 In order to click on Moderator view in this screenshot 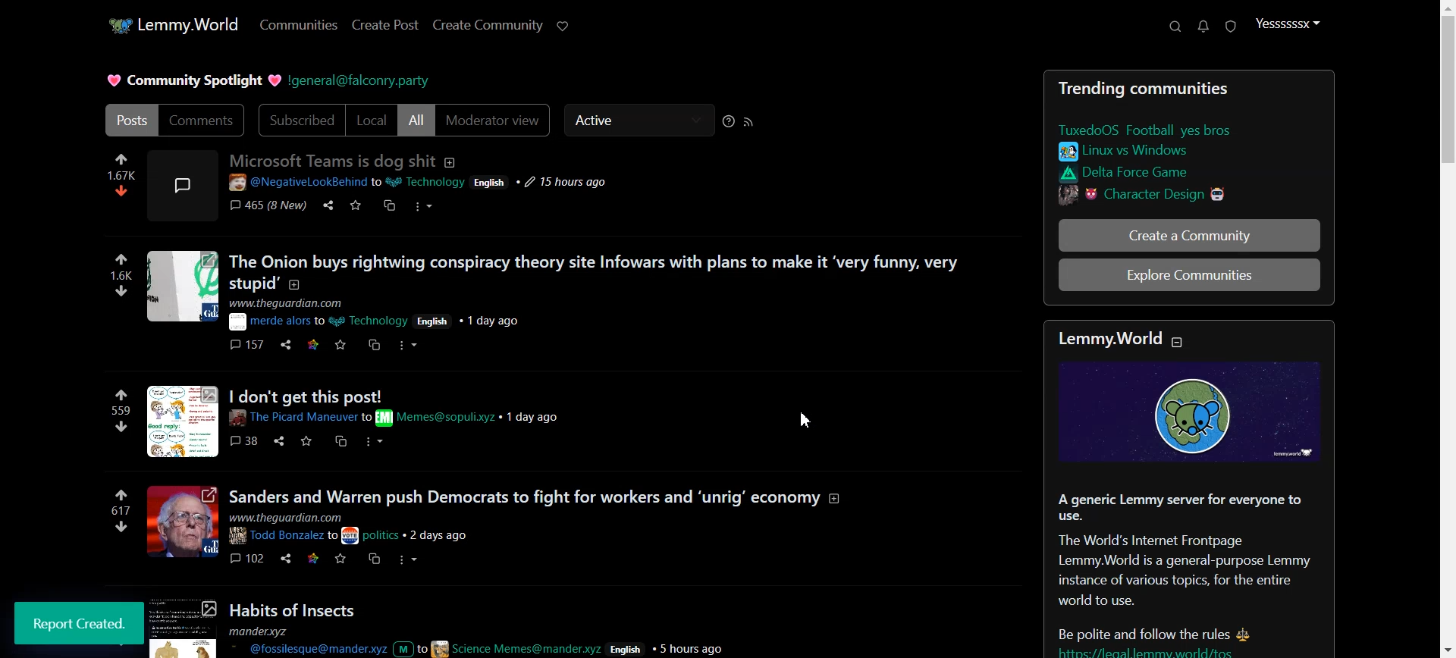, I will do `click(495, 120)`.